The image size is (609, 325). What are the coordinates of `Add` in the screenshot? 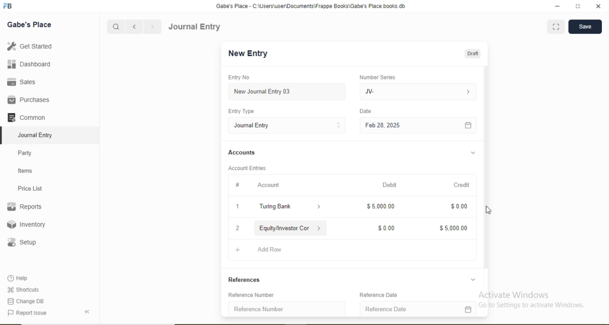 It's located at (238, 250).